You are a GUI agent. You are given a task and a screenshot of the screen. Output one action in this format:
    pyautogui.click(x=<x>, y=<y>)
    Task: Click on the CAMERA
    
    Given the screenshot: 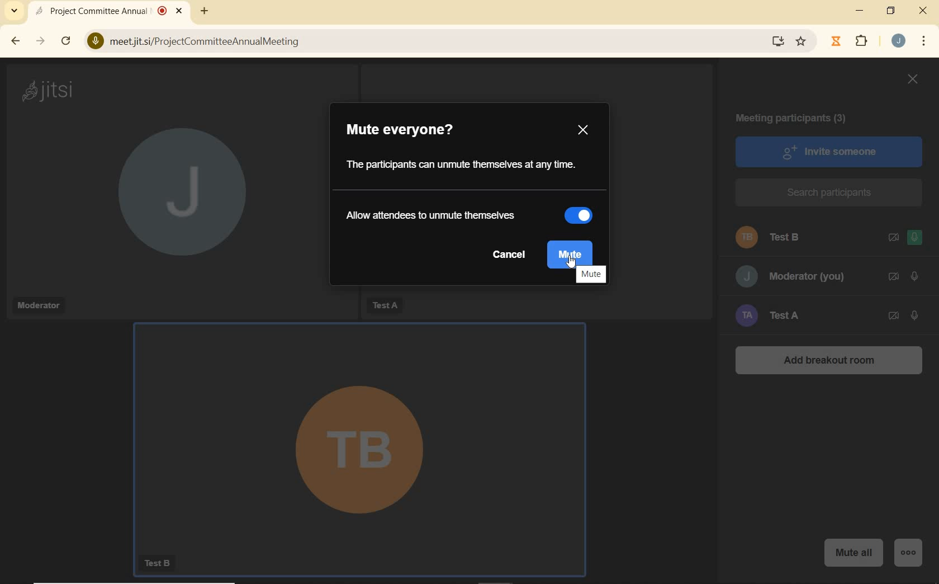 What is the action you would take?
    pyautogui.click(x=894, y=317)
    